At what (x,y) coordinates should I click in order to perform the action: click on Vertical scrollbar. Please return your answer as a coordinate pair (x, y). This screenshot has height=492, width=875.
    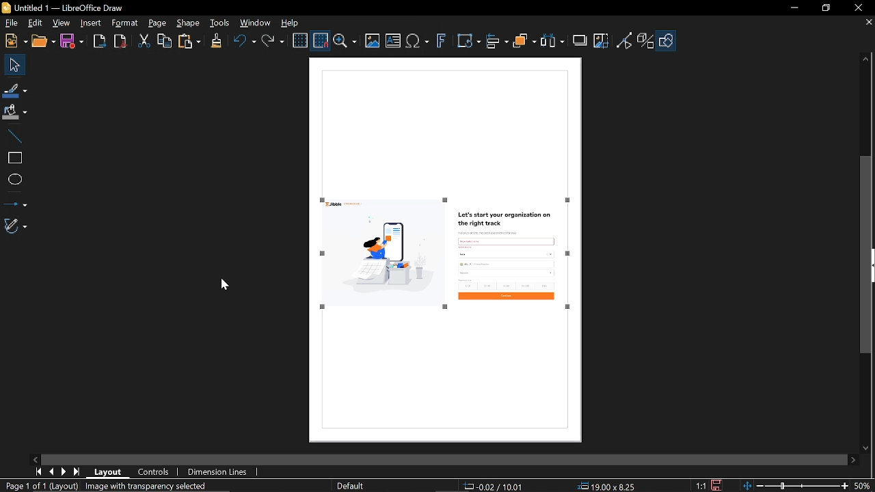
    Looking at the image, I should click on (867, 255).